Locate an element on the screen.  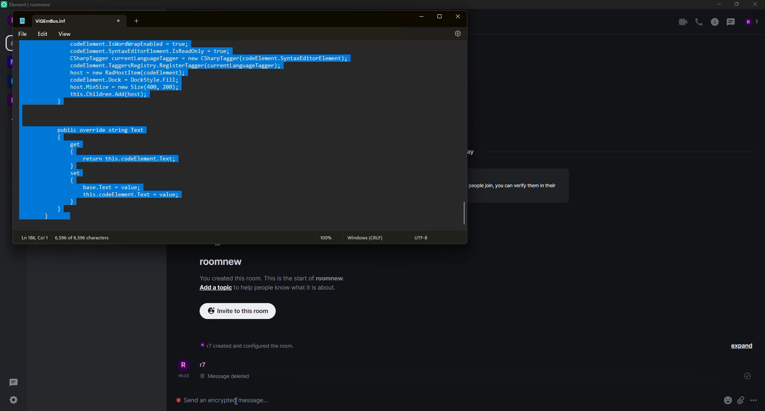
attach is located at coordinates (740, 399).